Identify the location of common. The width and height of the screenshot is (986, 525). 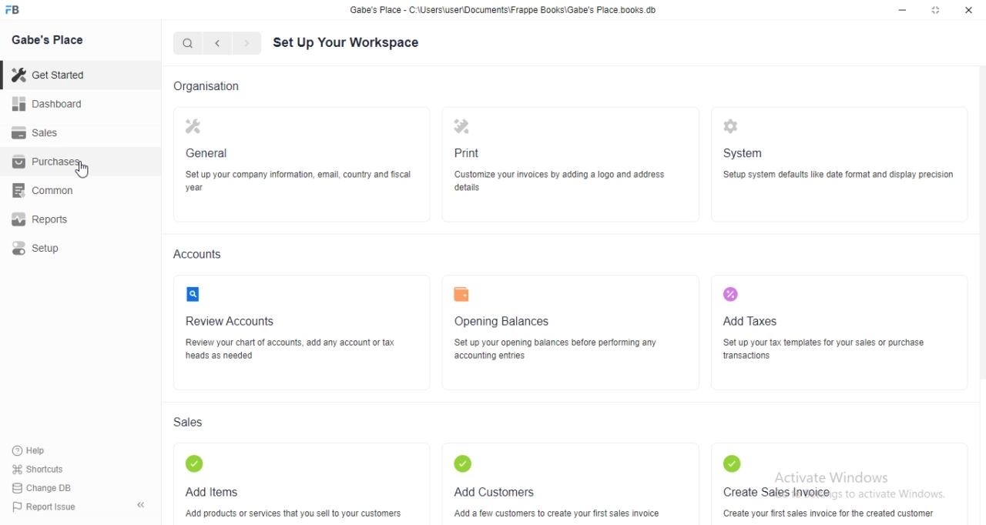
(80, 190).